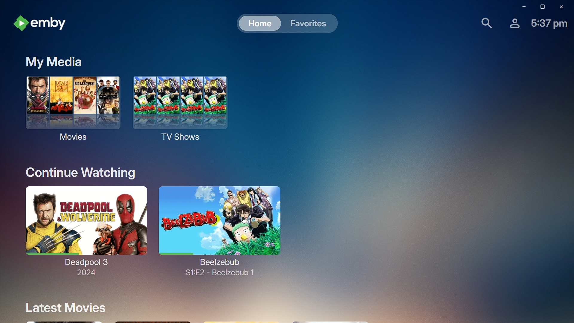 The height and width of the screenshot is (323, 574). Describe the element at coordinates (543, 7) in the screenshot. I see `Restore` at that location.